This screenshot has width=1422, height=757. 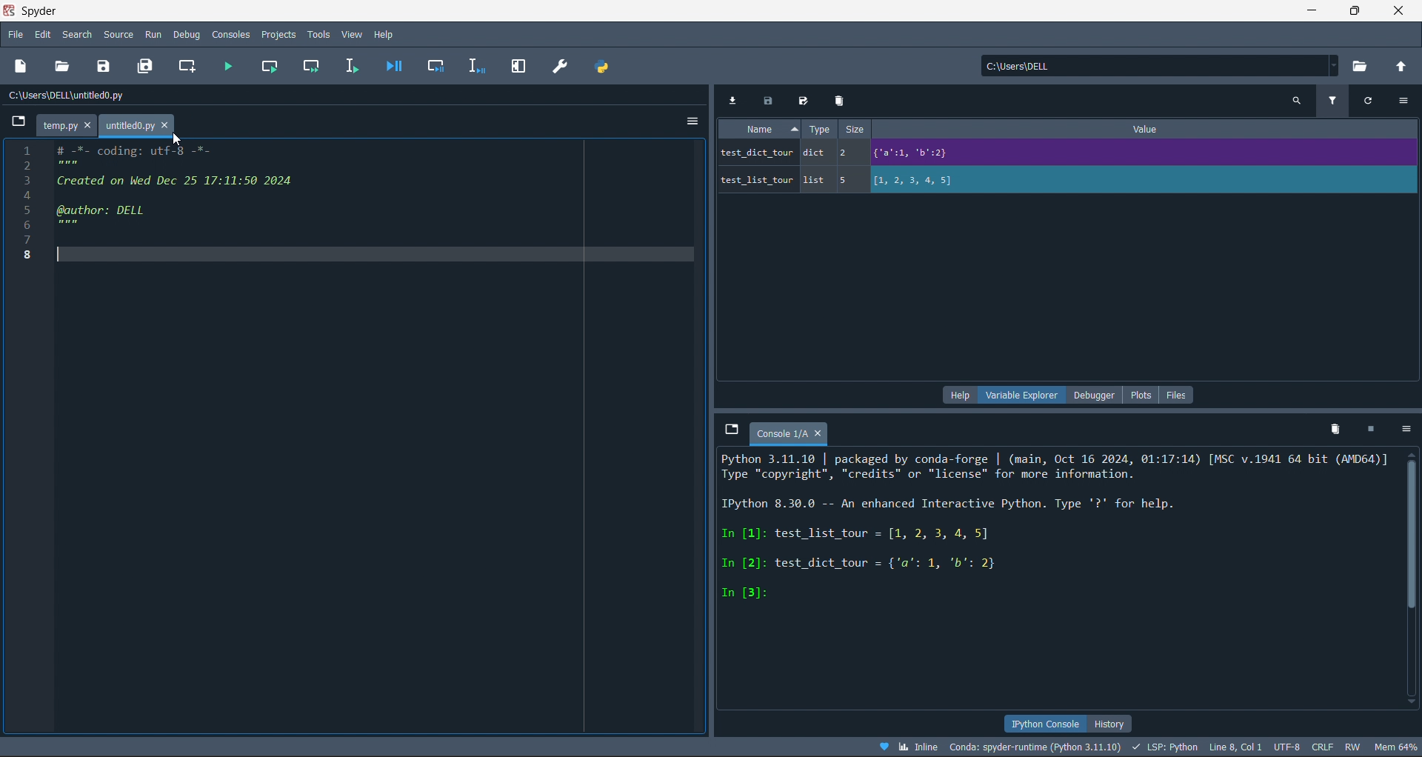 I want to click on Name a Type Size Value, so click(x=961, y=131).